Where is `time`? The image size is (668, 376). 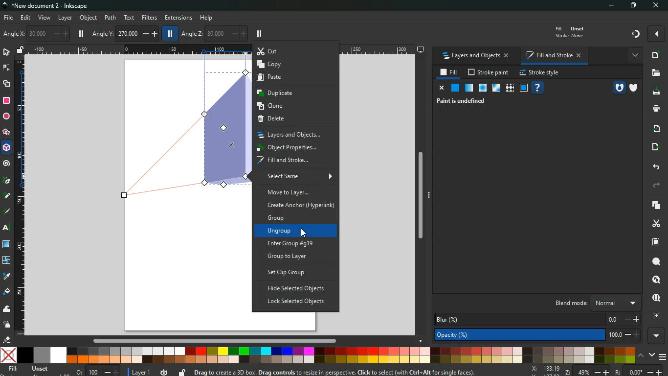 time is located at coordinates (164, 370).